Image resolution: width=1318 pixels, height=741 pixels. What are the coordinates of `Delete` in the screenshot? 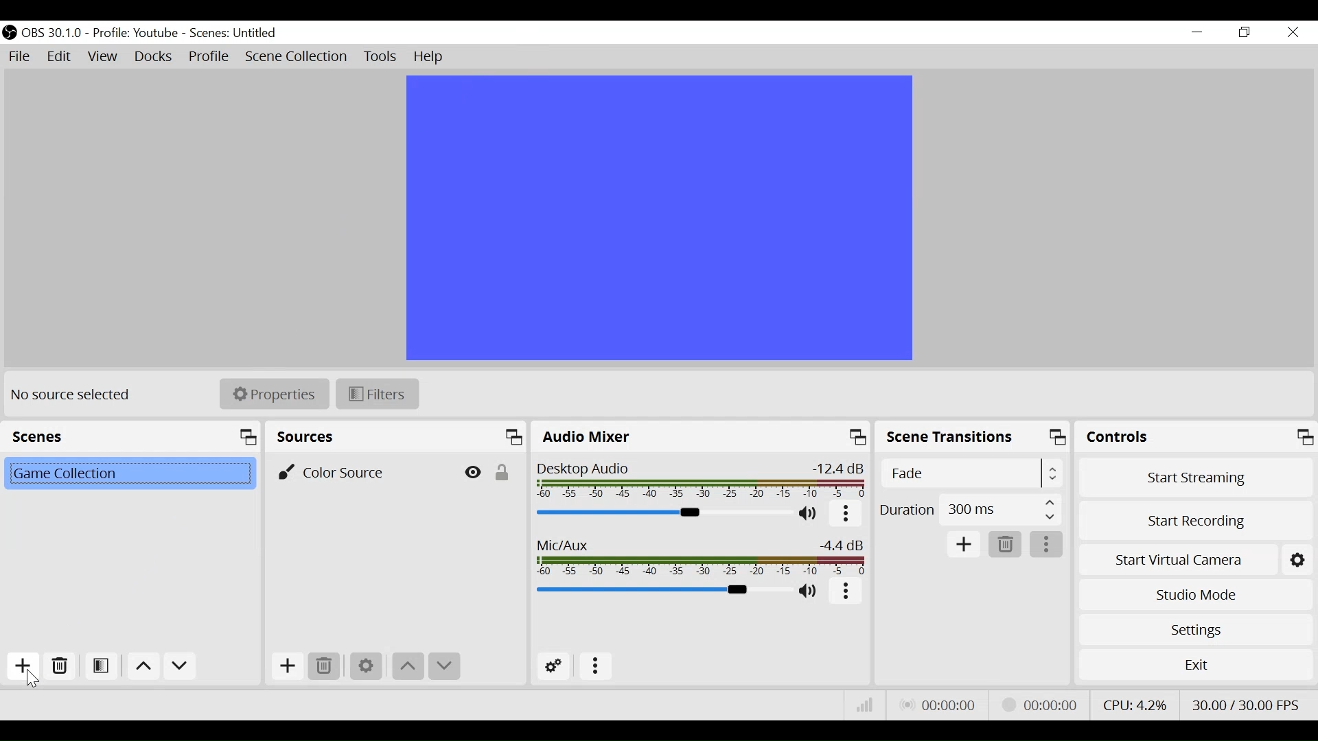 It's located at (1006, 545).